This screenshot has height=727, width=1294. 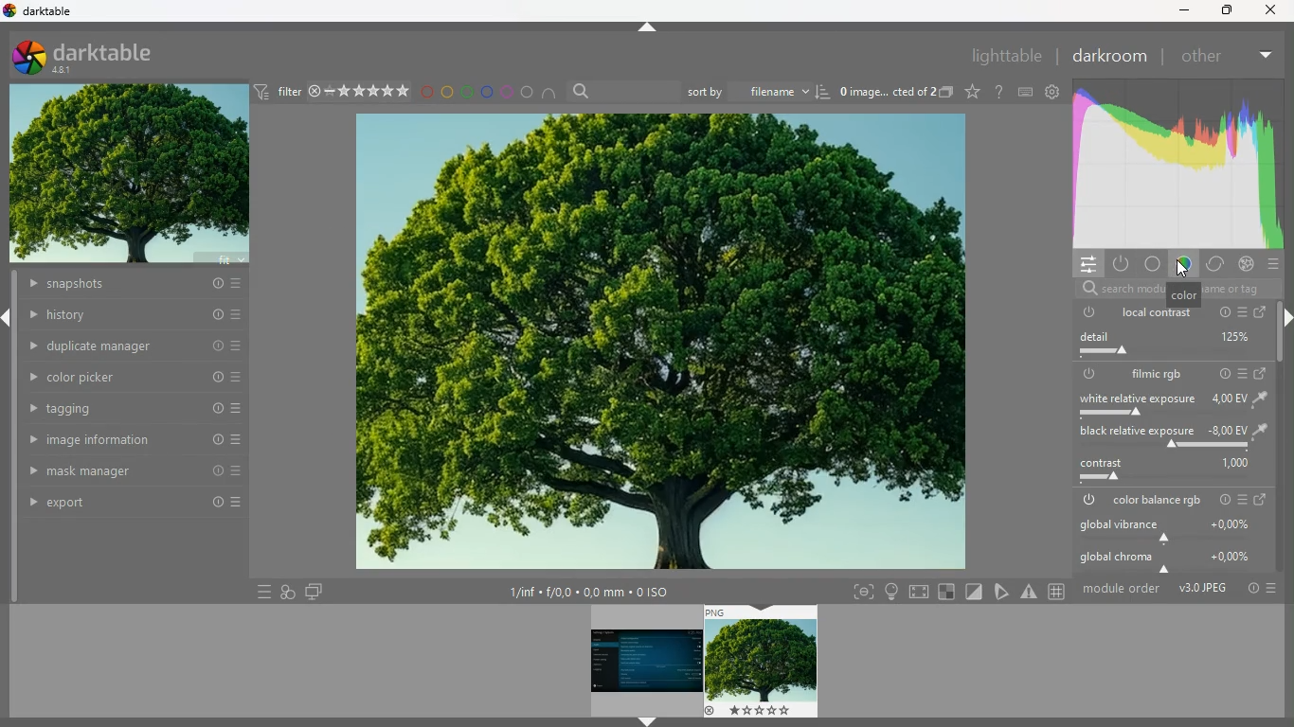 What do you see at coordinates (1173, 559) in the screenshot?
I see `global chroma` at bounding box center [1173, 559].